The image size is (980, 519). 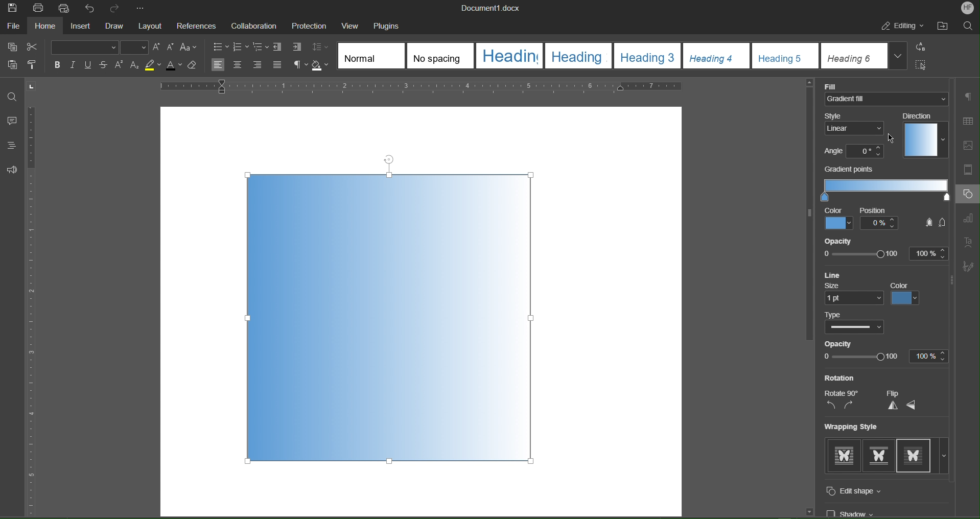 What do you see at coordinates (968, 267) in the screenshot?
I see `Signature` at bounding box center [968, 267].